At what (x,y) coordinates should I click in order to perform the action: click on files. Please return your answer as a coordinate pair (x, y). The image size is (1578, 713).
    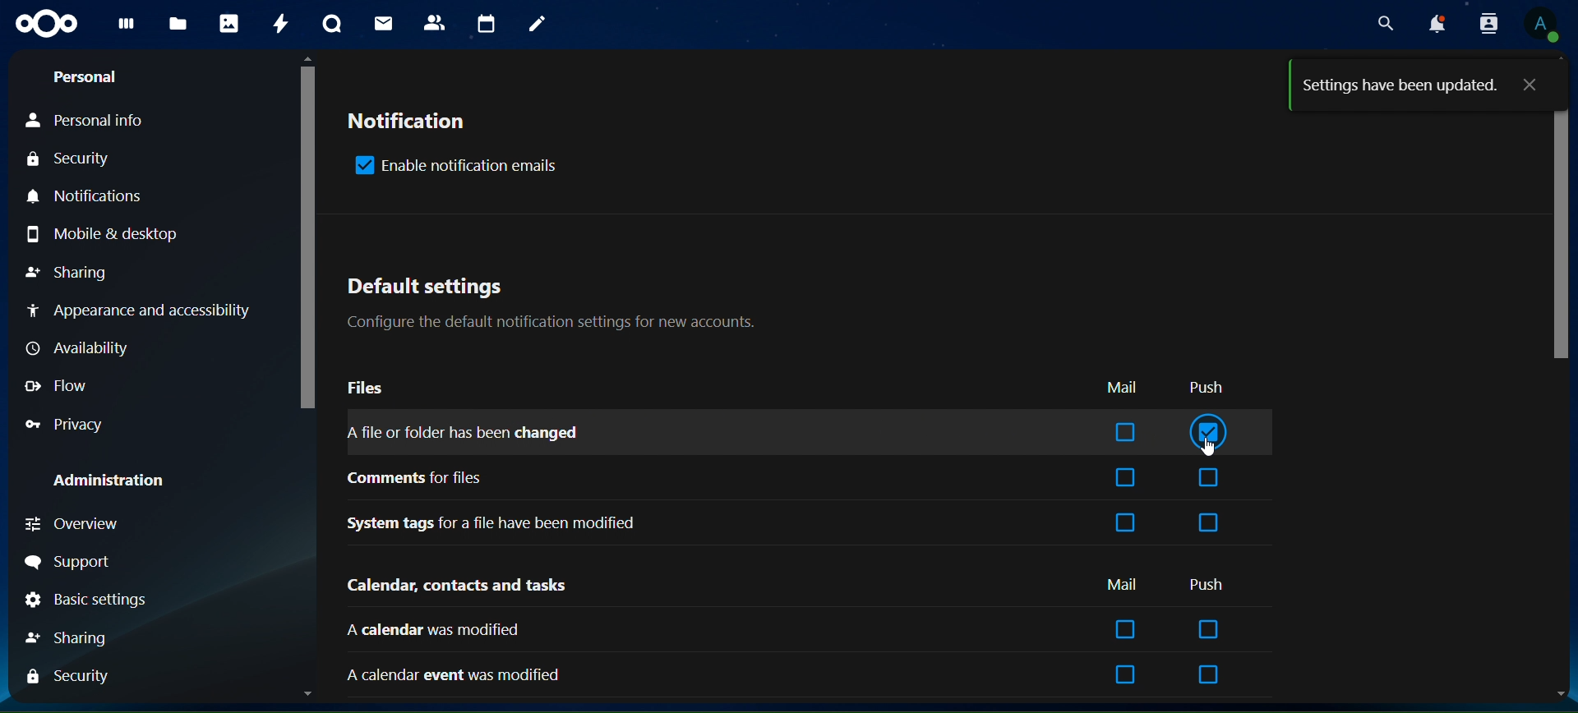
    Looking at the image, I should click on (367, 390).